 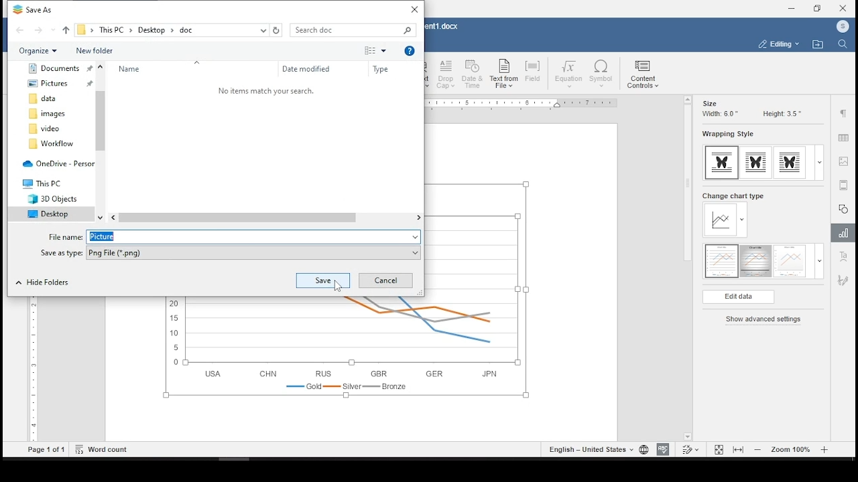 I want to click on set text language, so click(x=590, y=449).